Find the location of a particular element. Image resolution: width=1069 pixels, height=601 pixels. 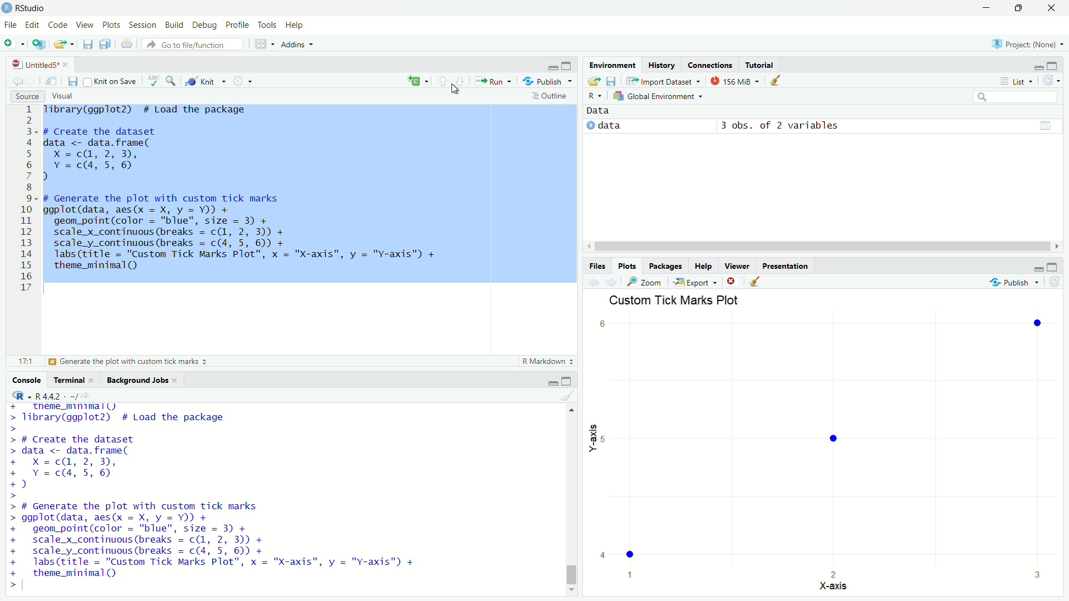

tools is located at coordinates (268, 24).